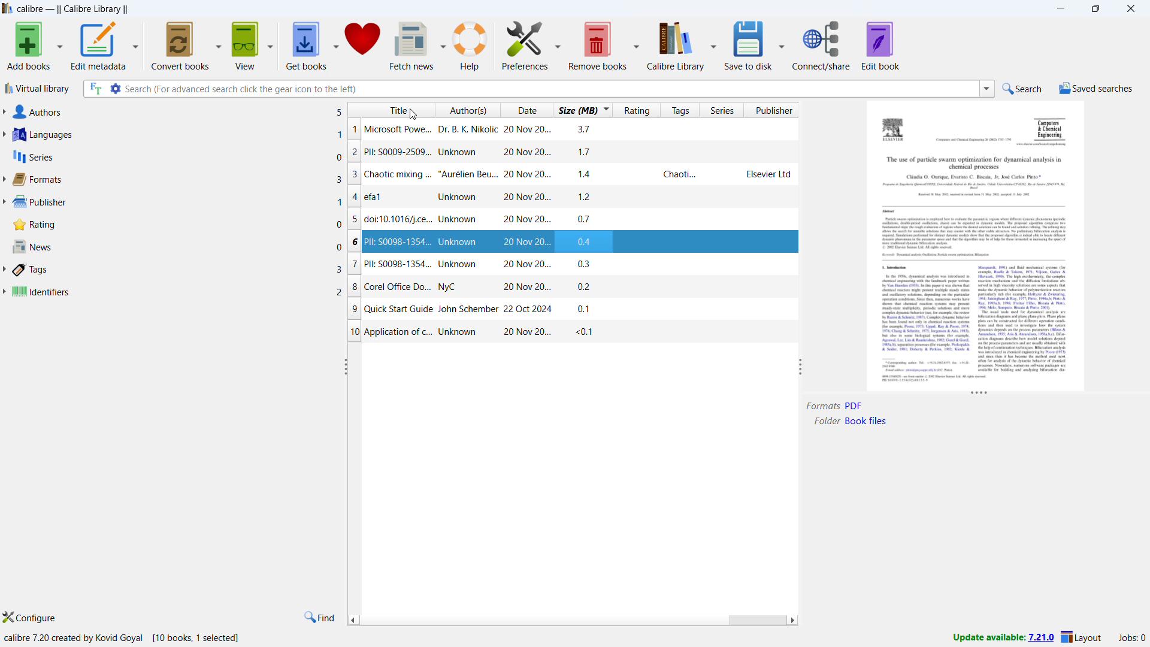  Describe the element at coordinates (974, 238) in the screenshot. I see `` at that location.